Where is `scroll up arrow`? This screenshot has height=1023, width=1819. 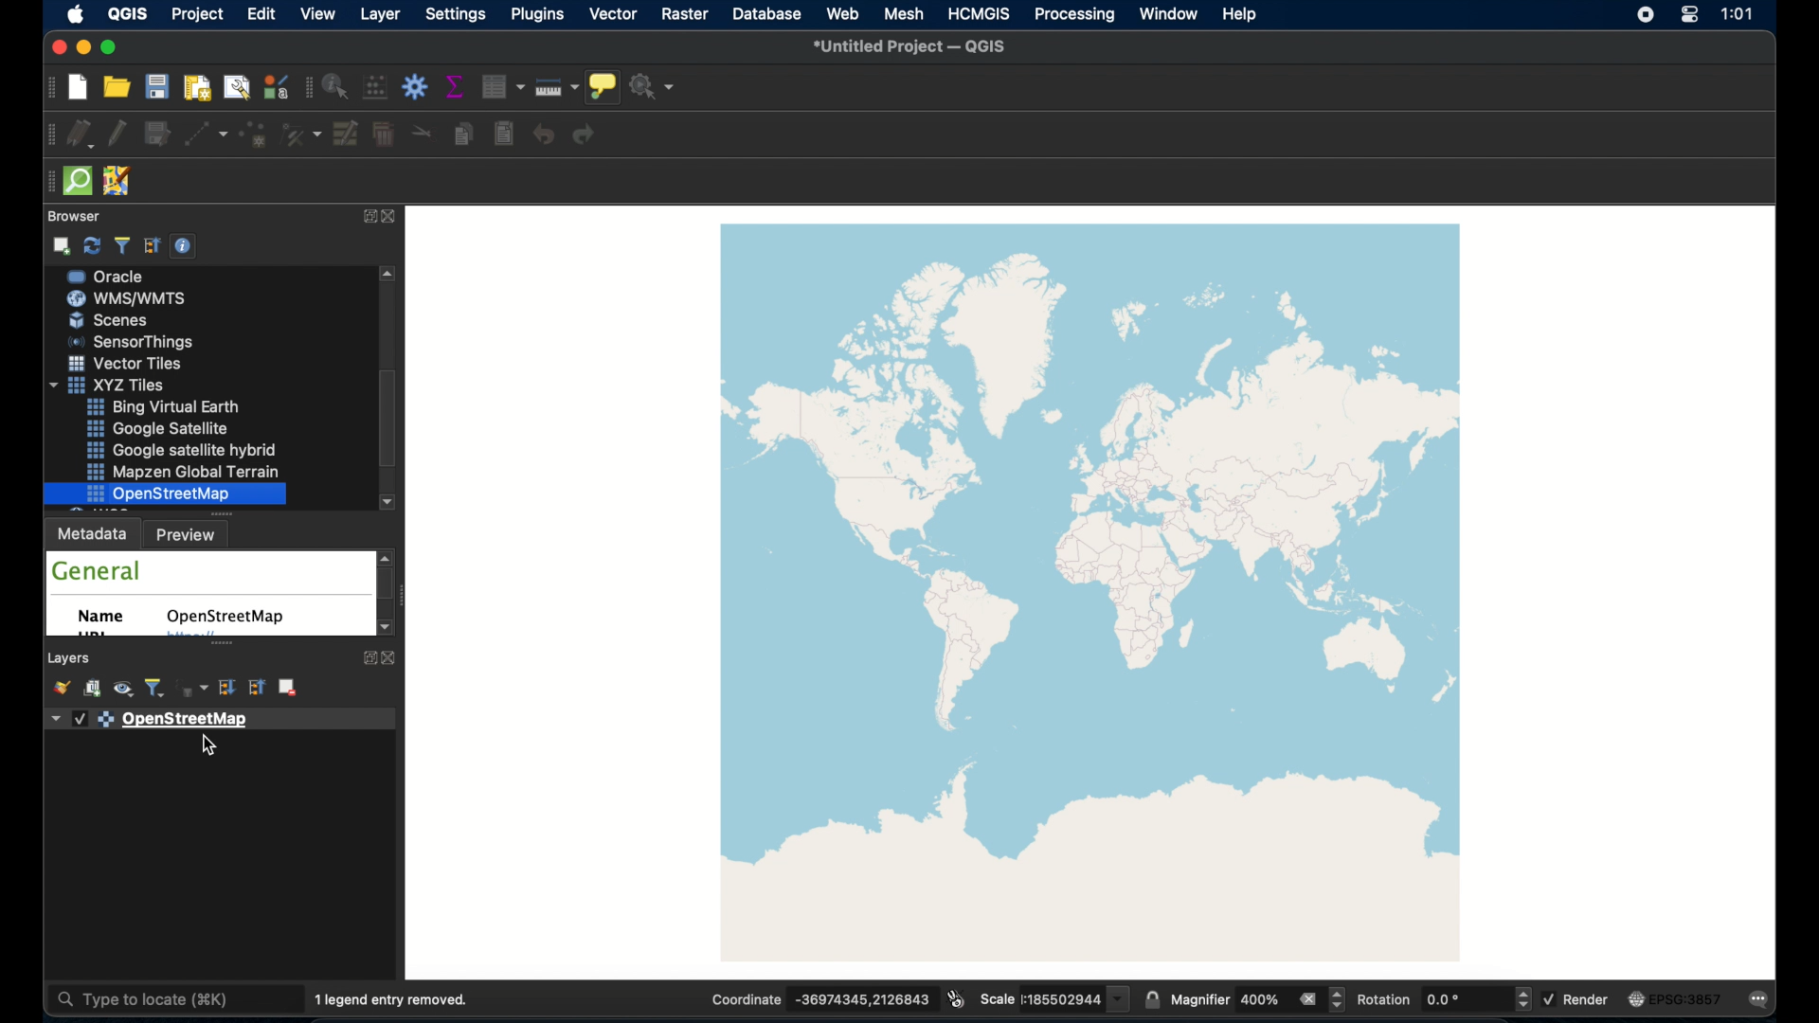
scroll up arrow is located at coordinates (387, 556).